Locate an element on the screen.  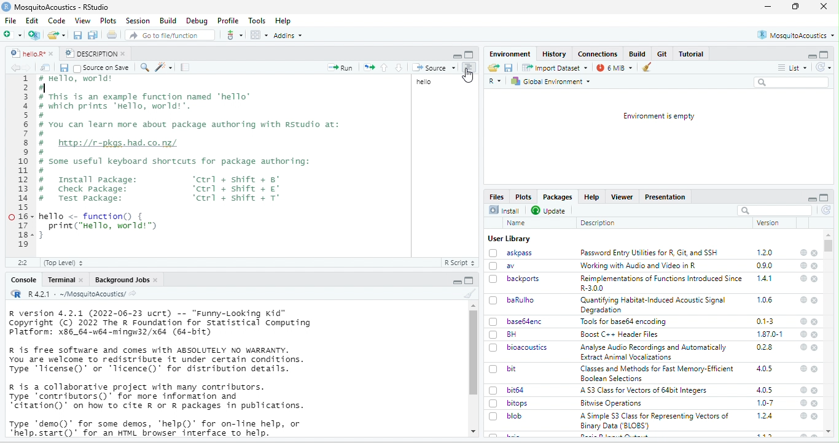
cursor is located at coordinates (468, 76).